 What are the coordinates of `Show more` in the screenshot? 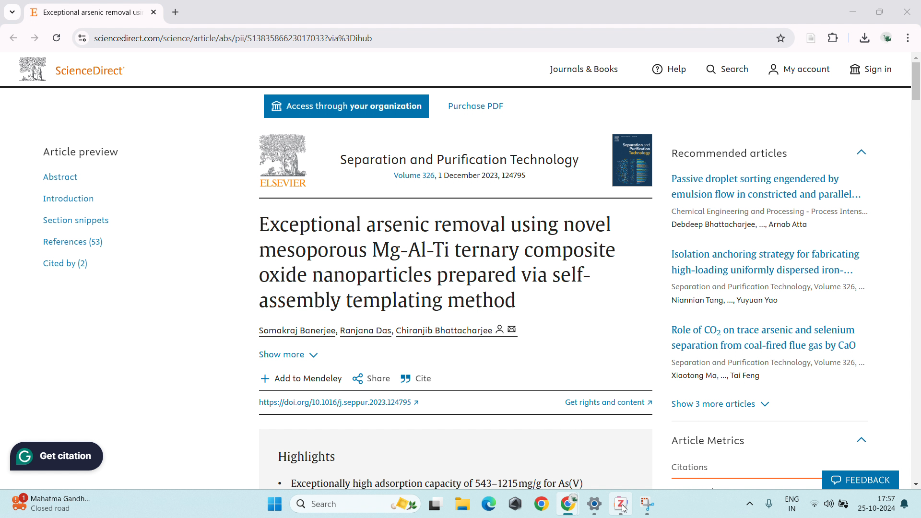 It's located at (288, 352).